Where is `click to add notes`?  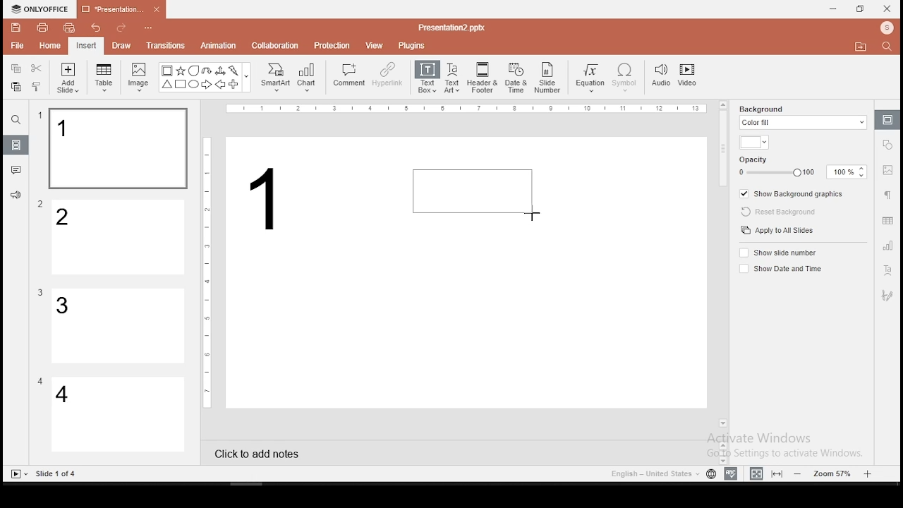 click to add notes is located at coordinates (261, 452).